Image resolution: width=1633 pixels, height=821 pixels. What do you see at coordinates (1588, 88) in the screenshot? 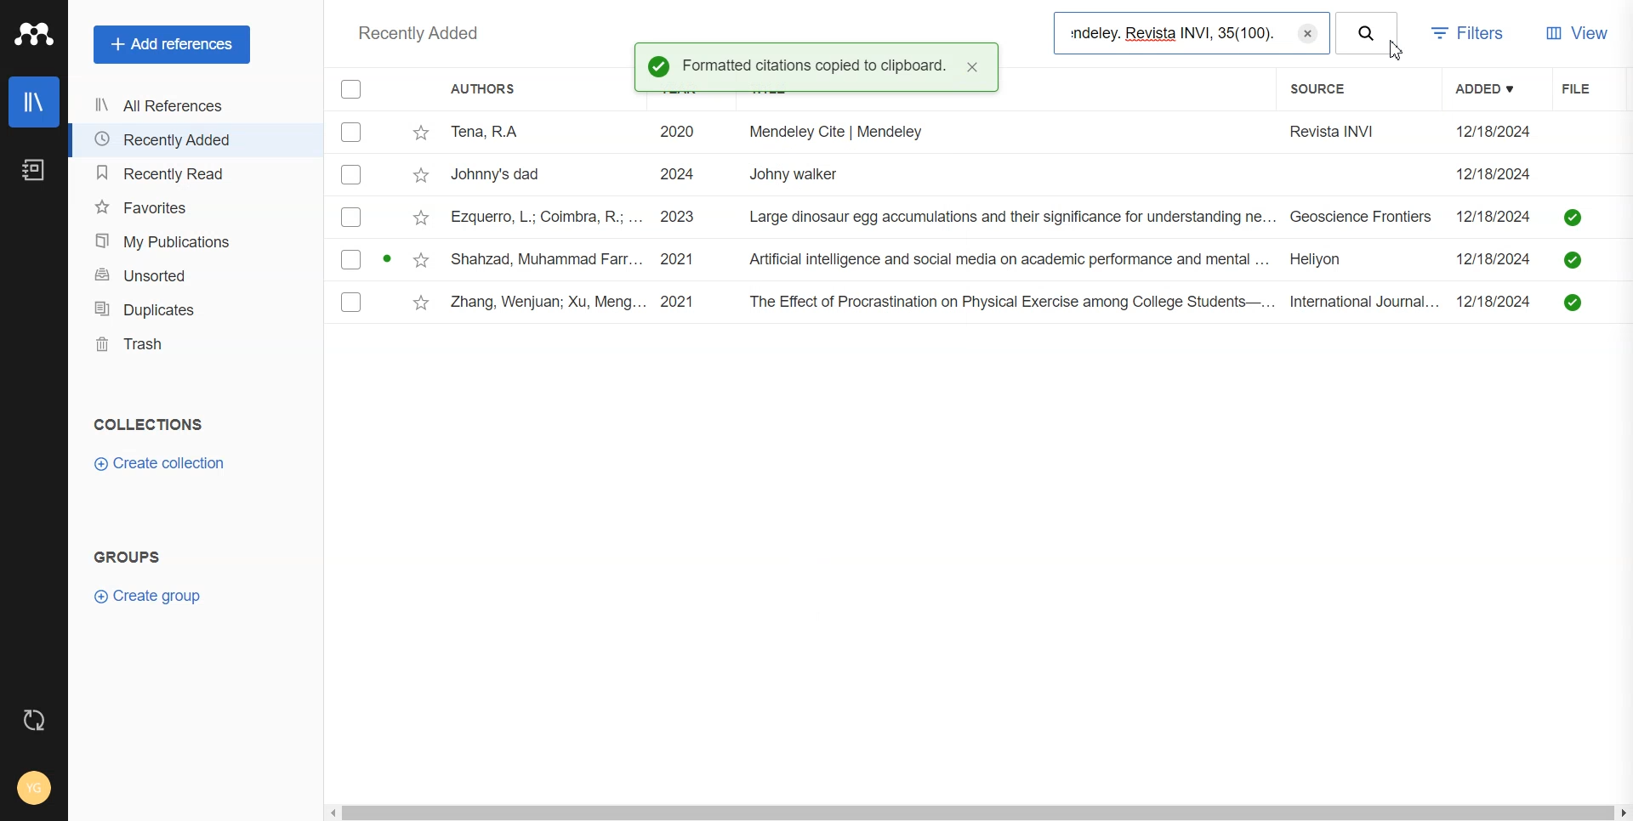
I see `File` at bounding box center [1588, 88].